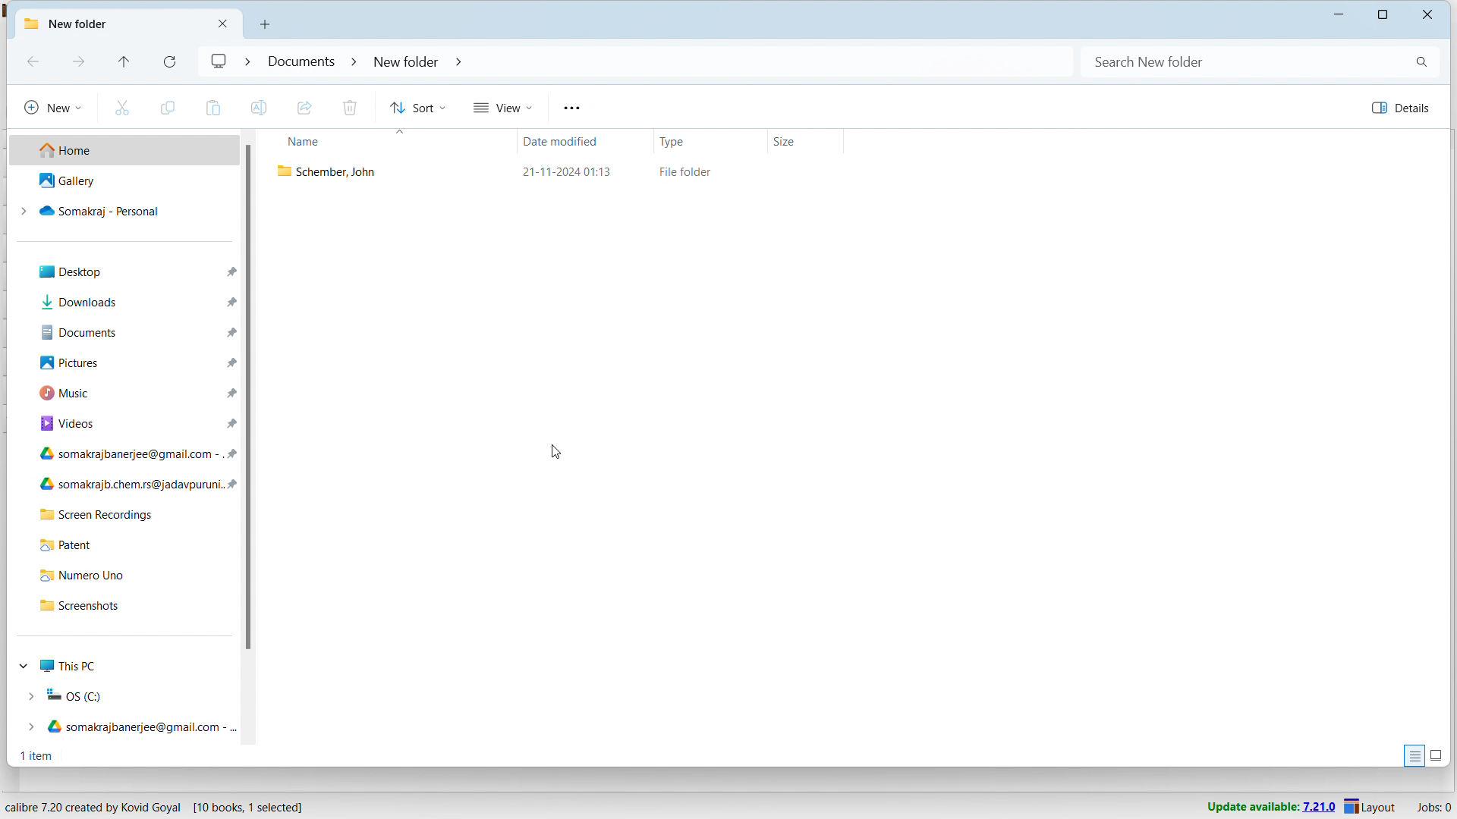 The height and width of the screenshot is (819, 1457). Describe the element at coordinates (131, 301) in the screenshot. I see `downloads` at that location.